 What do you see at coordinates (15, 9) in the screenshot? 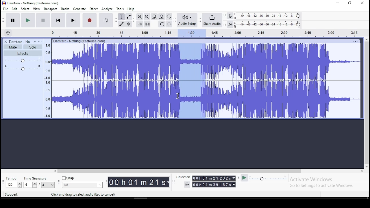
I see `edit` at bounding box center [15, 9].